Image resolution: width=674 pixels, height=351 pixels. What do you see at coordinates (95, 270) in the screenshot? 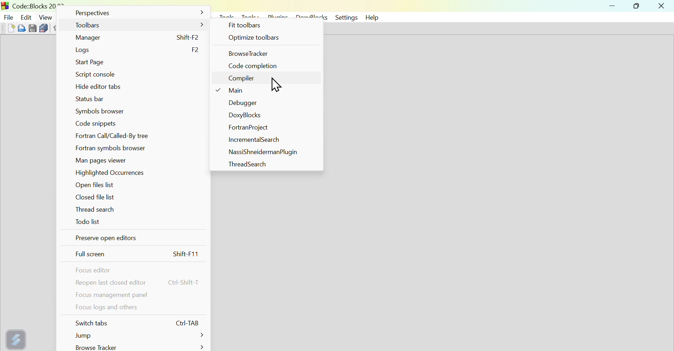
I see `Focus editor` at bounding box center [95, 270].